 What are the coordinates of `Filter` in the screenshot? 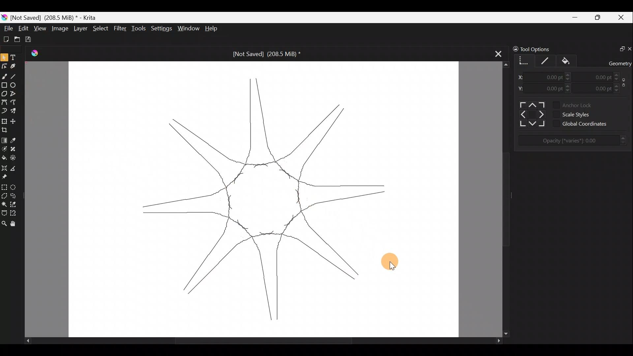 It's located at (121, 29).